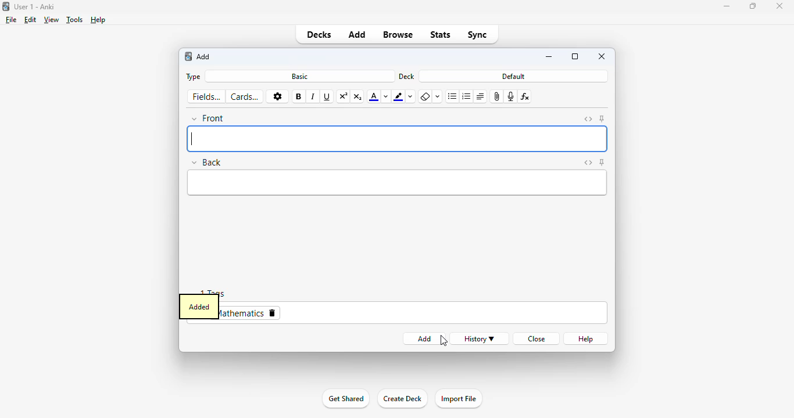 The width and height of the screenshot is (794, 418). I want to click on minimize, so click(726, 6).